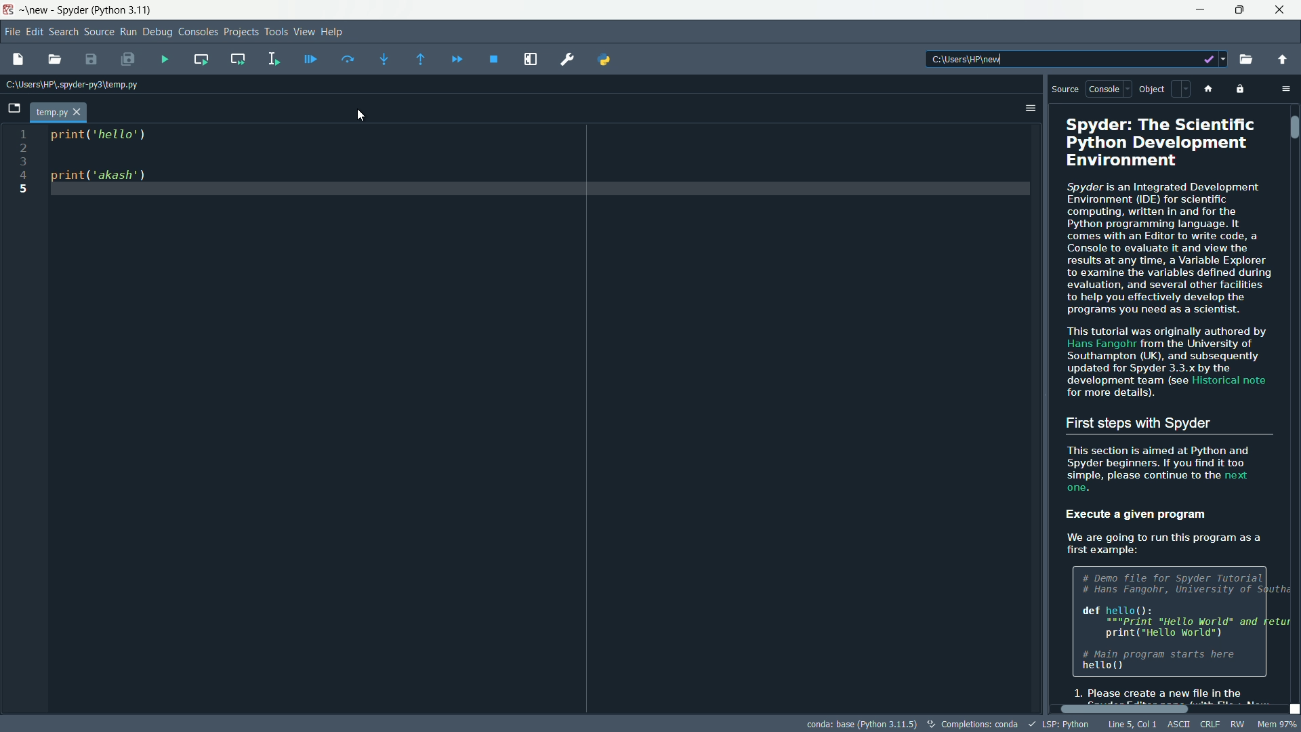  I want to click on conda:base(python 3.11.5), so click(862, 724).